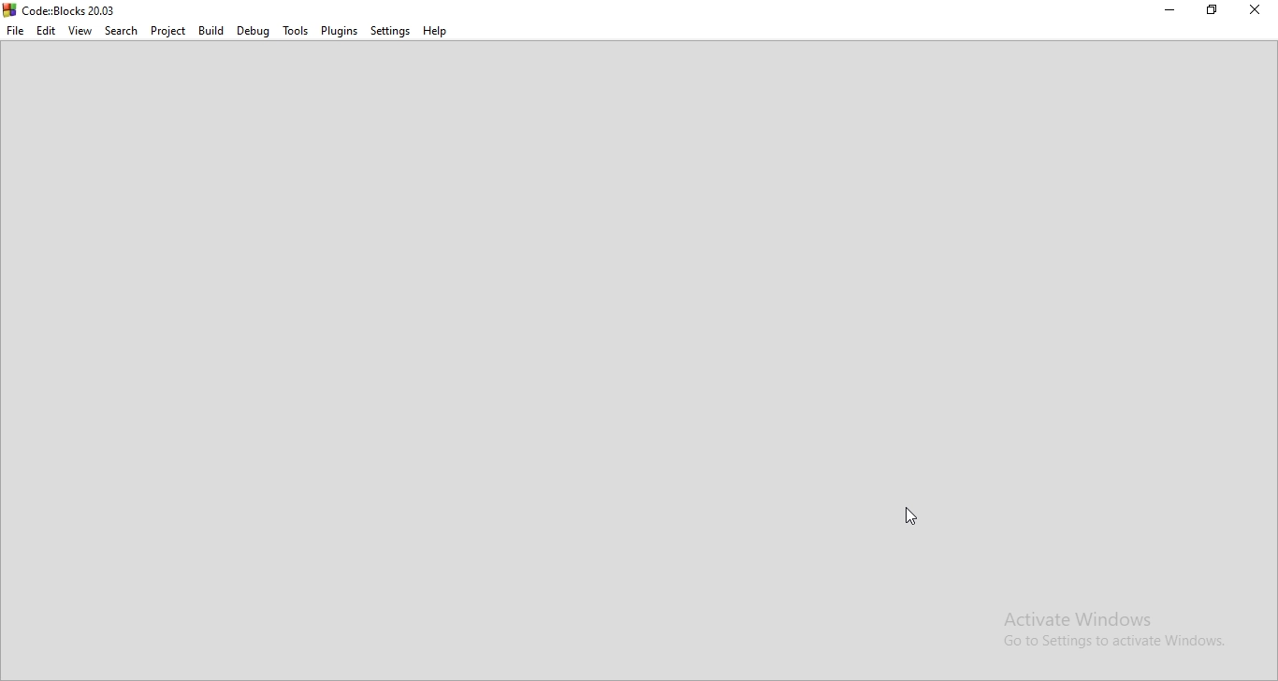 This screenshot has height=681, width=1278. I want to click on Search , so click(121, 30).